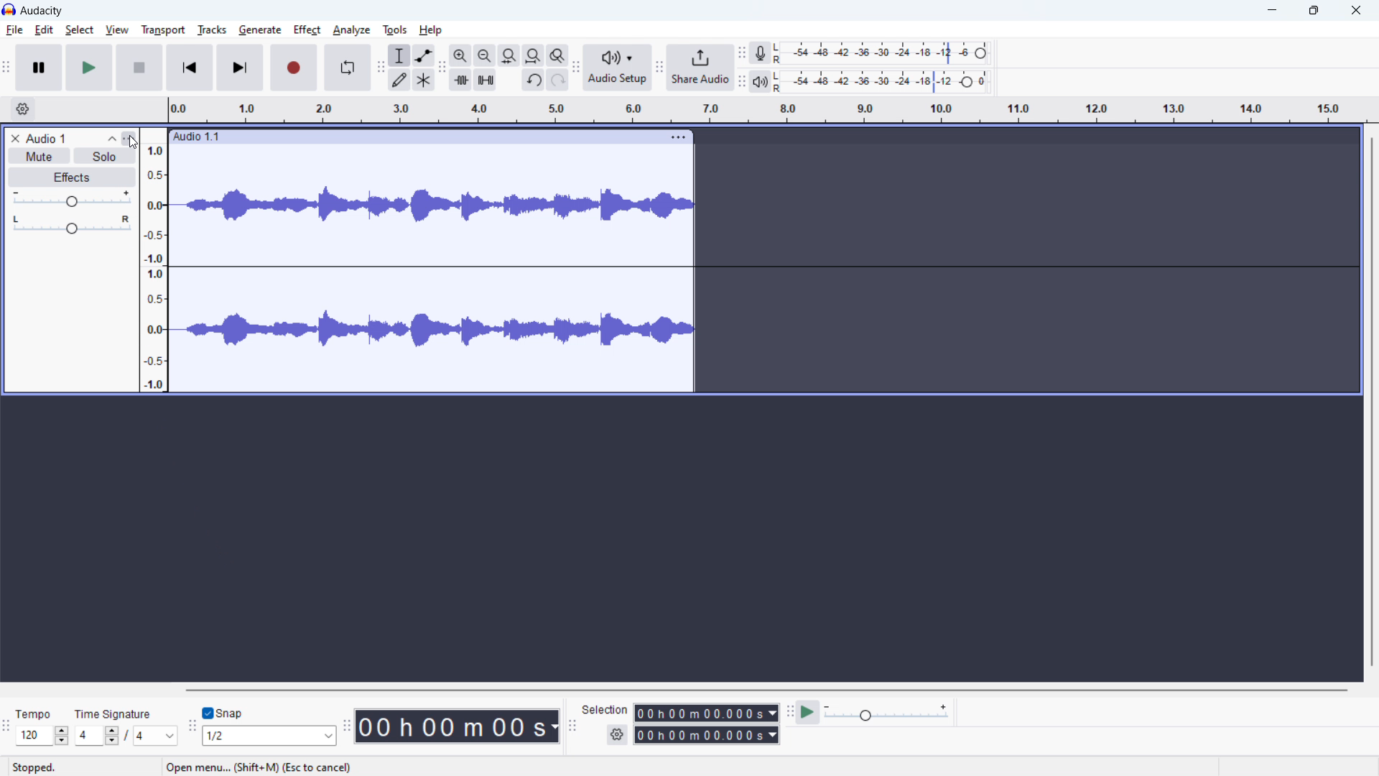 The height and width of the screenshot is (776, 1379). What do you see at coordinates (46, 138) in the screenshot?
I see `track title` at bounding box center [46, 138].